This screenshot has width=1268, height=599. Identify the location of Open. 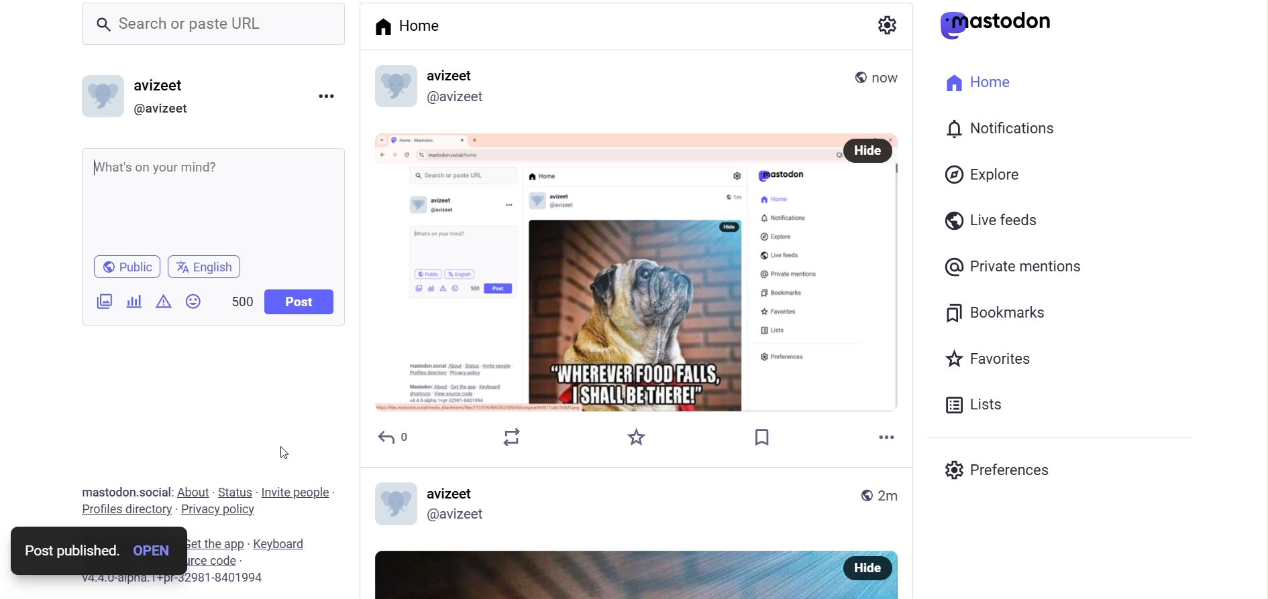
(154, 551).